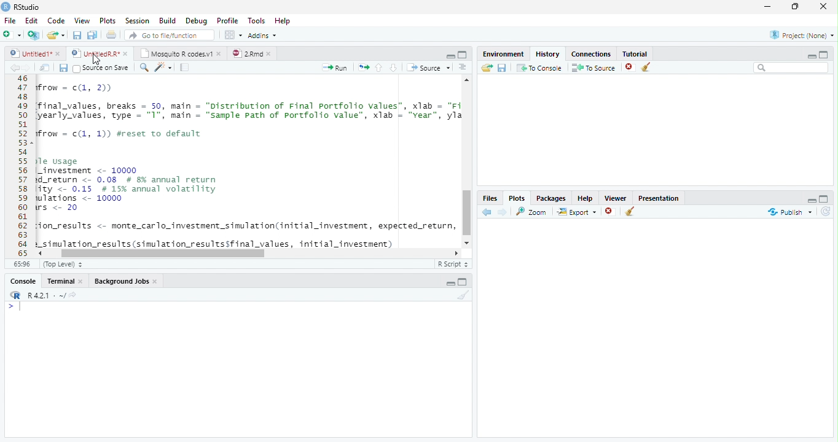 This screenshot has height=442, width=838. What do you see at coordinates (630, 212) in the screenshot?
I see `Clear` at bounding box center [630, 212].